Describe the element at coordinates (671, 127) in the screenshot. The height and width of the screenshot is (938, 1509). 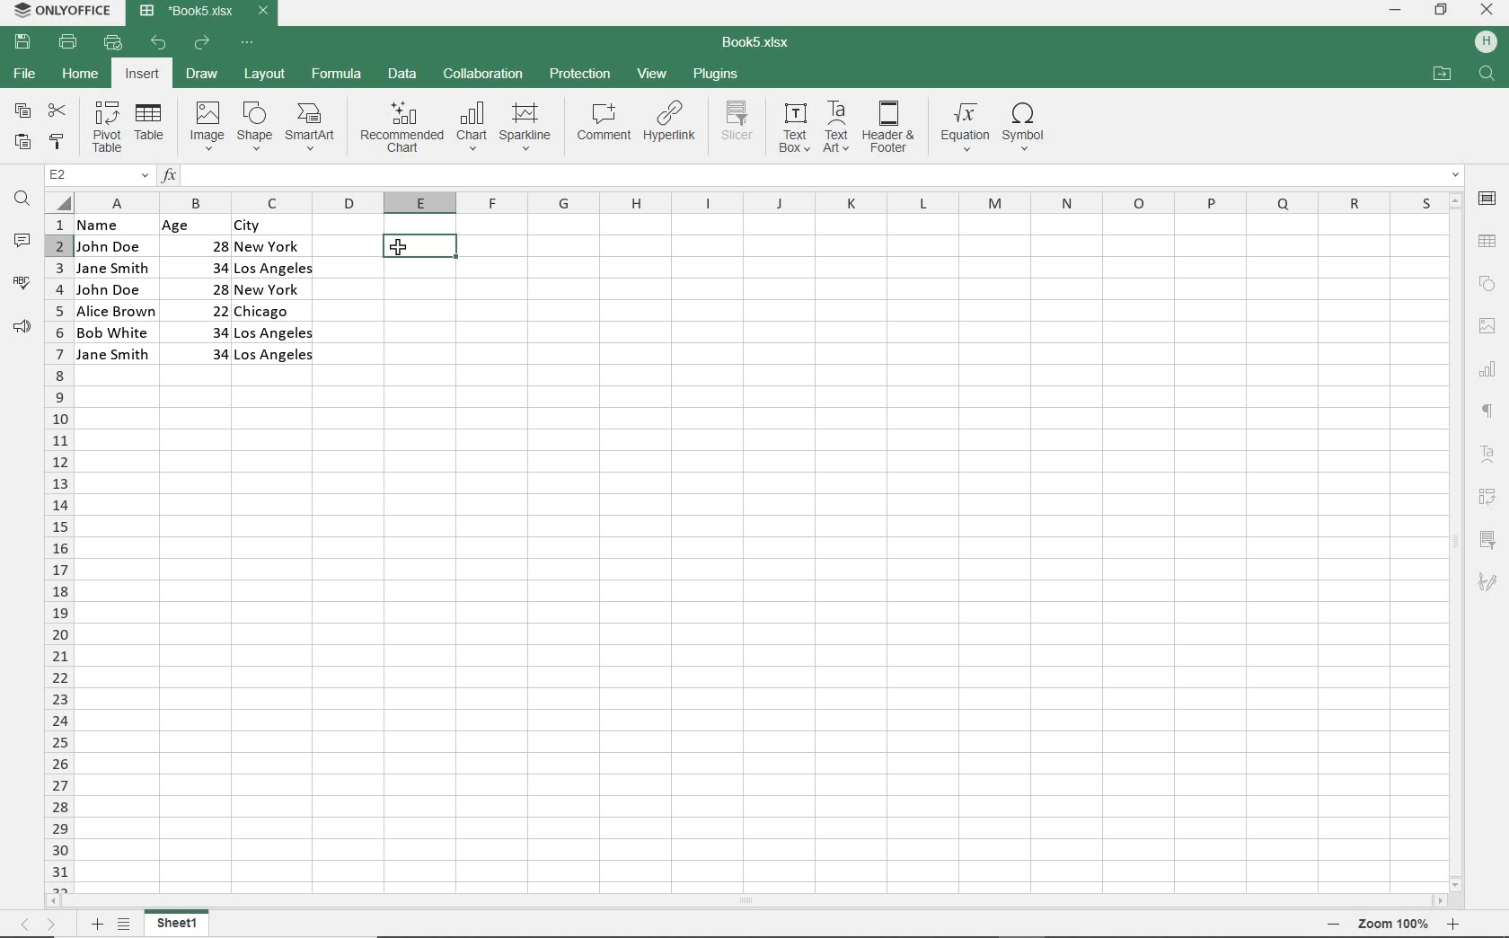
I see `HYPERLINK` at that location.